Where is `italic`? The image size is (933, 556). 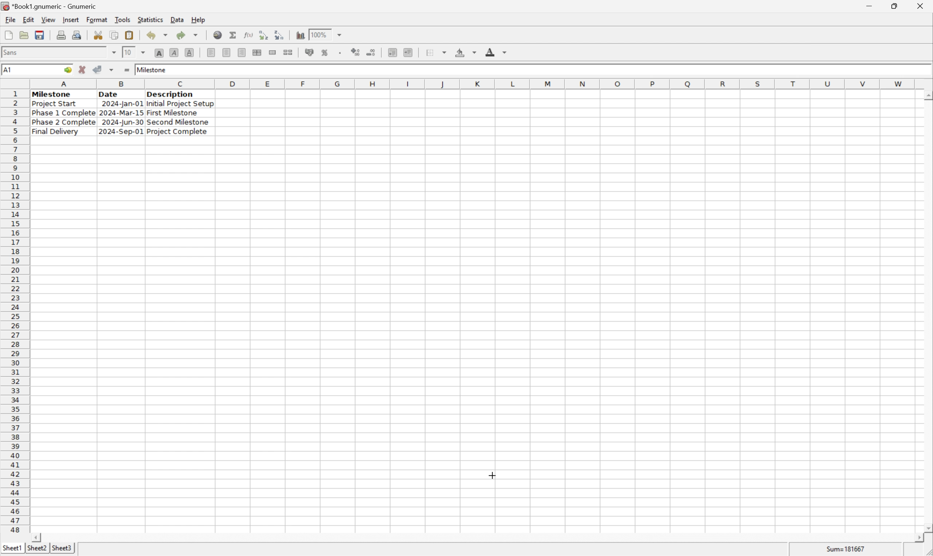 italic is located at coordinates (174, 52).